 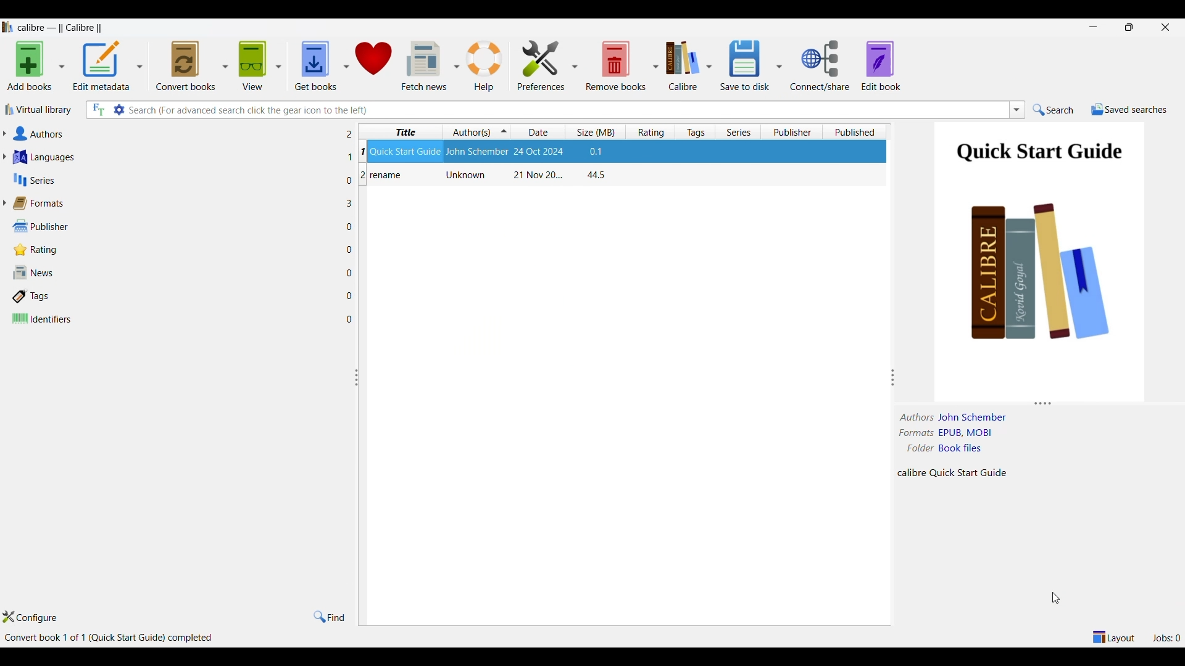 What do you see at coordinates (915, 433) in the screenshot?
I see `formats` at bounding box center [915, 433].